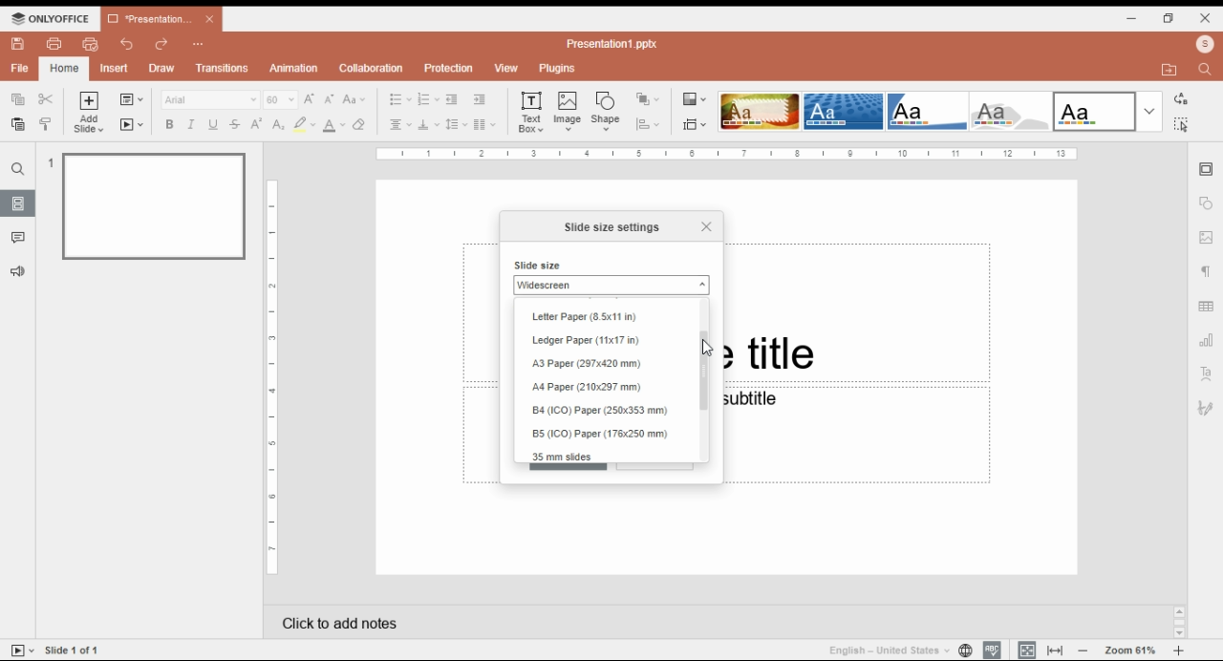 The width and height of the screenshot is (1223, 661). I want to click on font color, so click(335, 125).